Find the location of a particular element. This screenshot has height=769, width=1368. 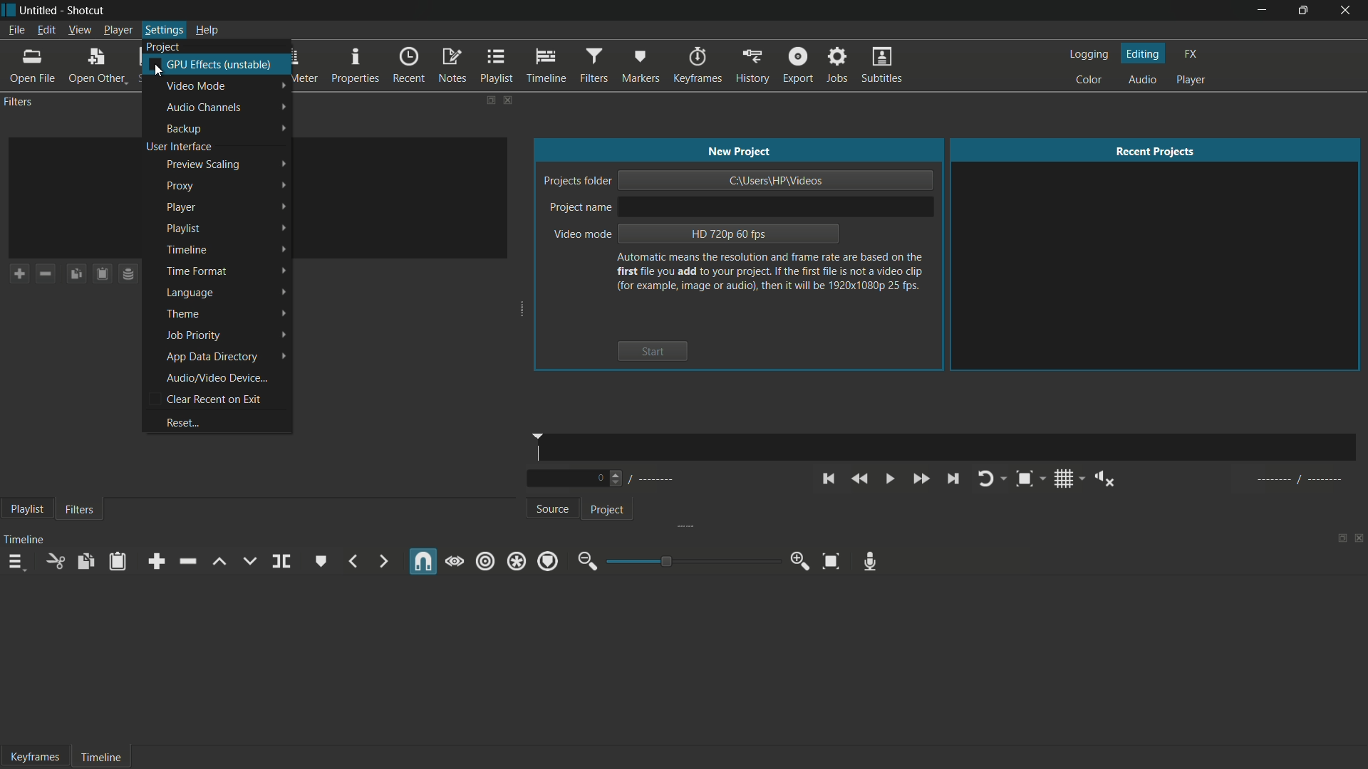

filters is located at coordinates (20, 102).